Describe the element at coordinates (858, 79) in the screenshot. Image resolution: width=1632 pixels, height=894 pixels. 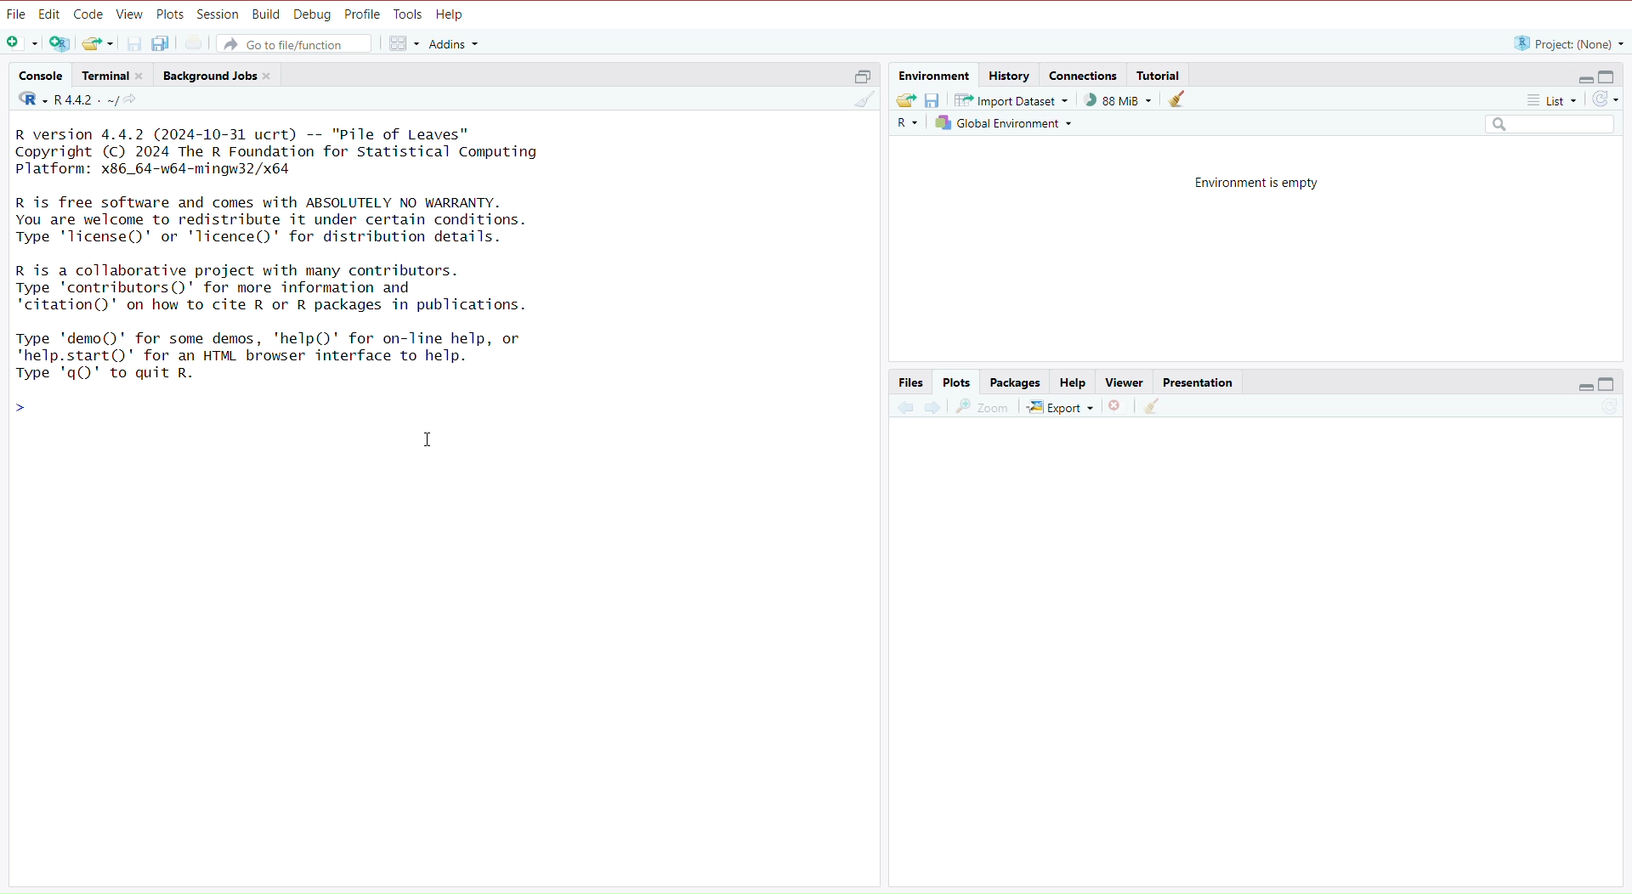
I see `expand` at that location.